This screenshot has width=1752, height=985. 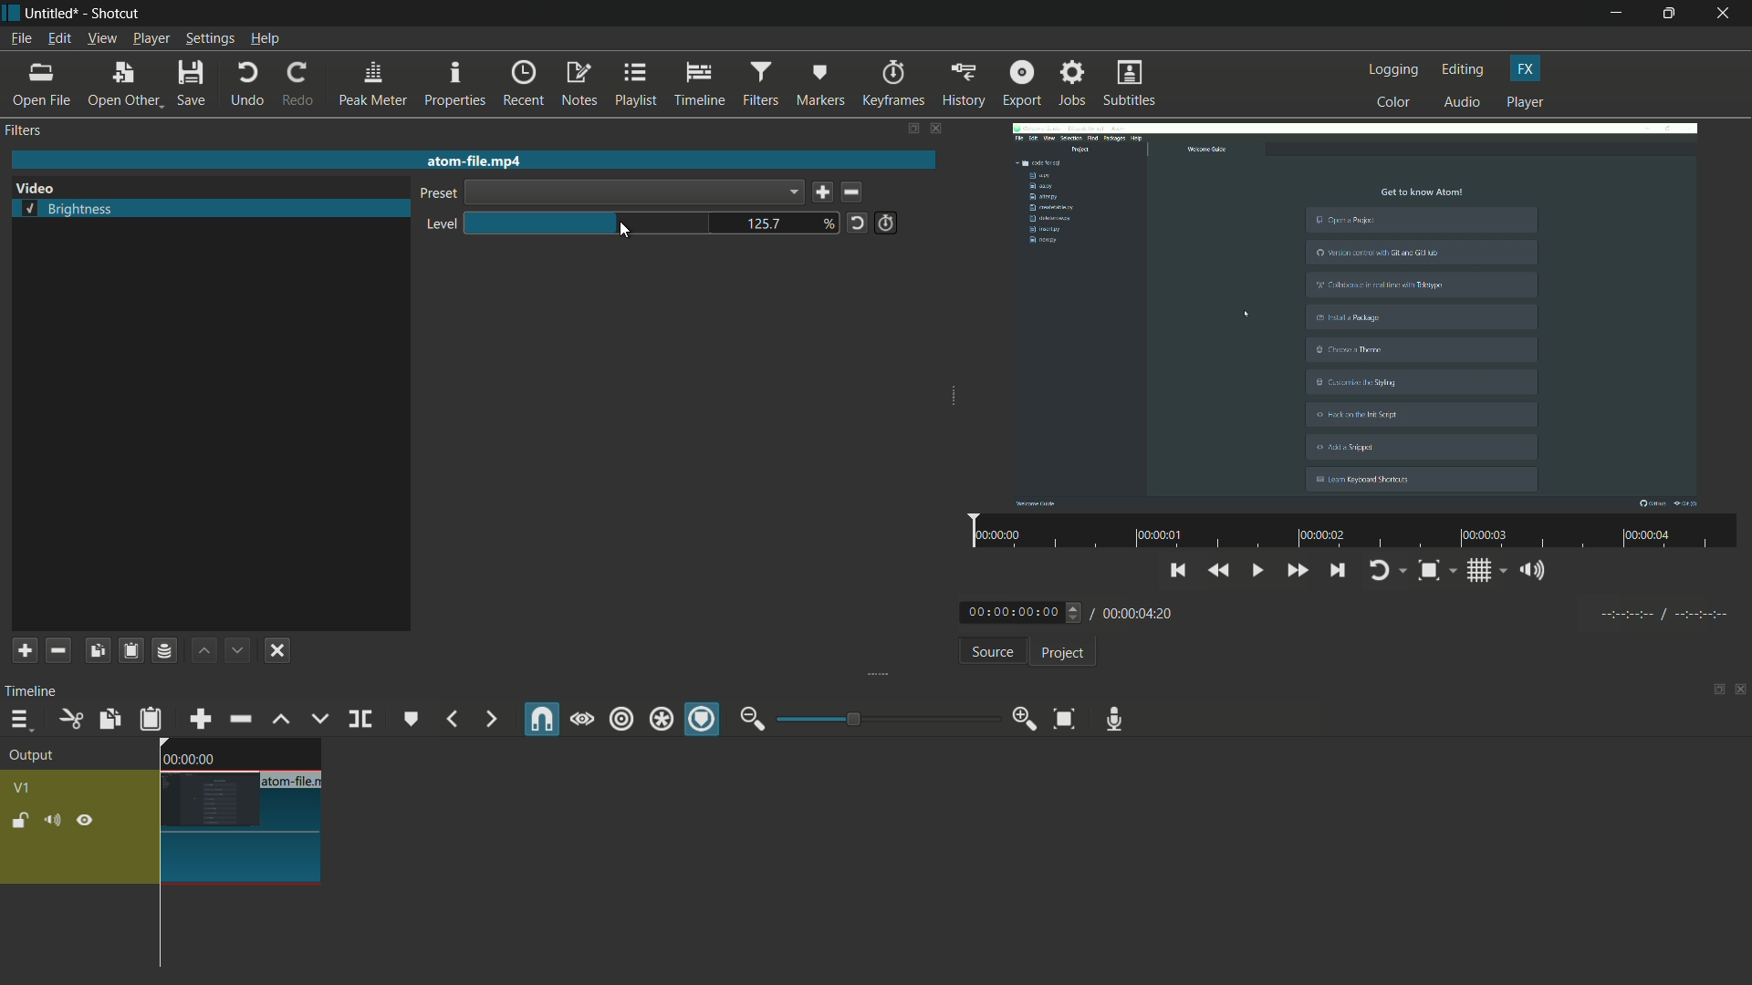 What do you see at coordinates (280, 719) in the screenshot?
I see `lift` at bounding box center [280, 719].